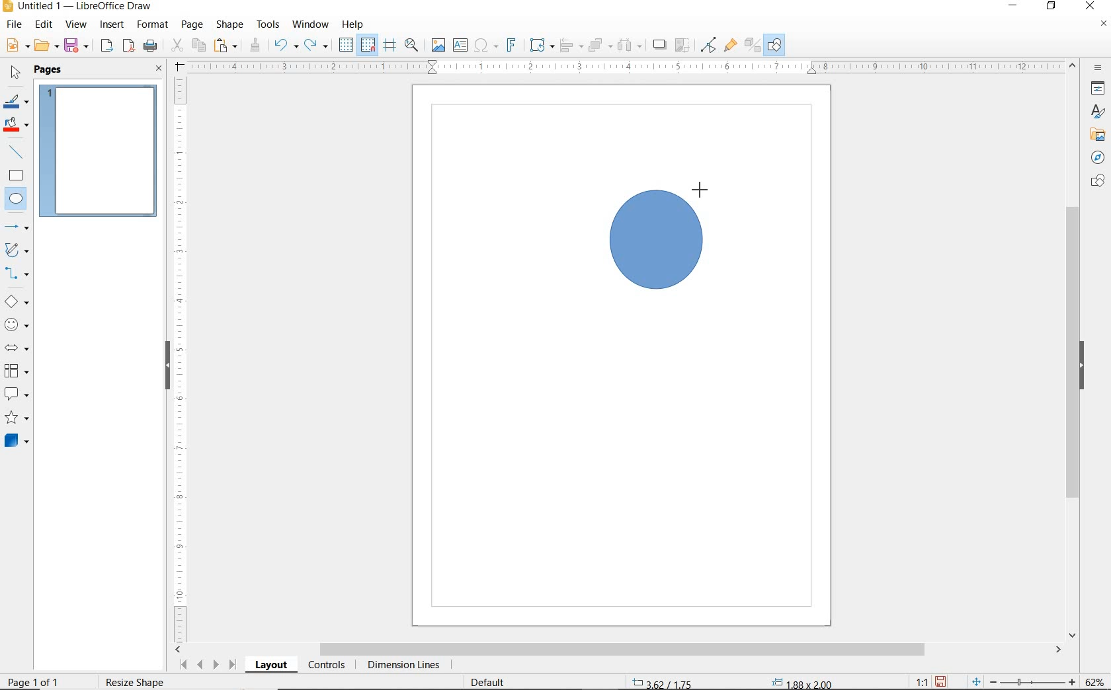  Describe the element at coordinates (619, 650) in the screenshot. I see `SCROLLBAR` at that location.